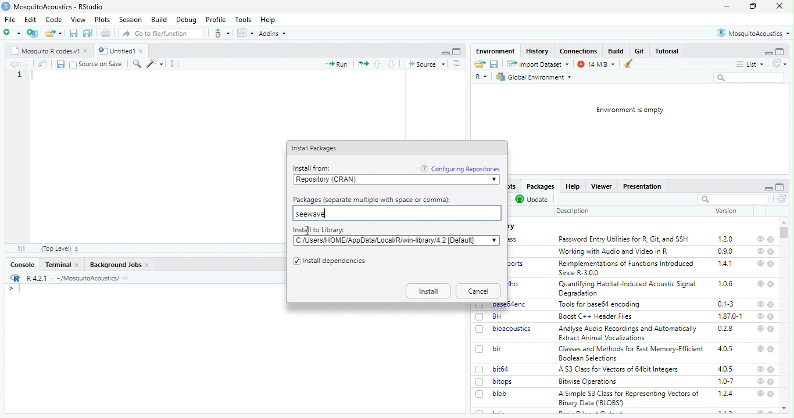 Image resolution: width=794 pixels, height=418 pixels. Describe the element at coordinates (616, 251) in the screenshot. I see `‘Working with Audio and Video in R` at that location.